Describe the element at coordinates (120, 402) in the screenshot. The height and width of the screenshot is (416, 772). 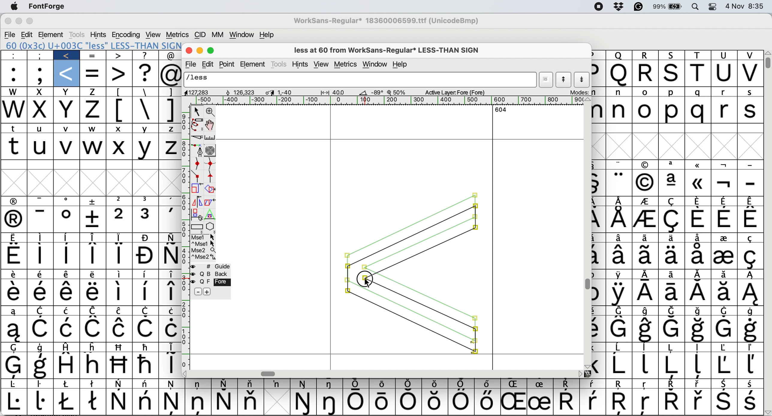
I see `Symbol` at that location.